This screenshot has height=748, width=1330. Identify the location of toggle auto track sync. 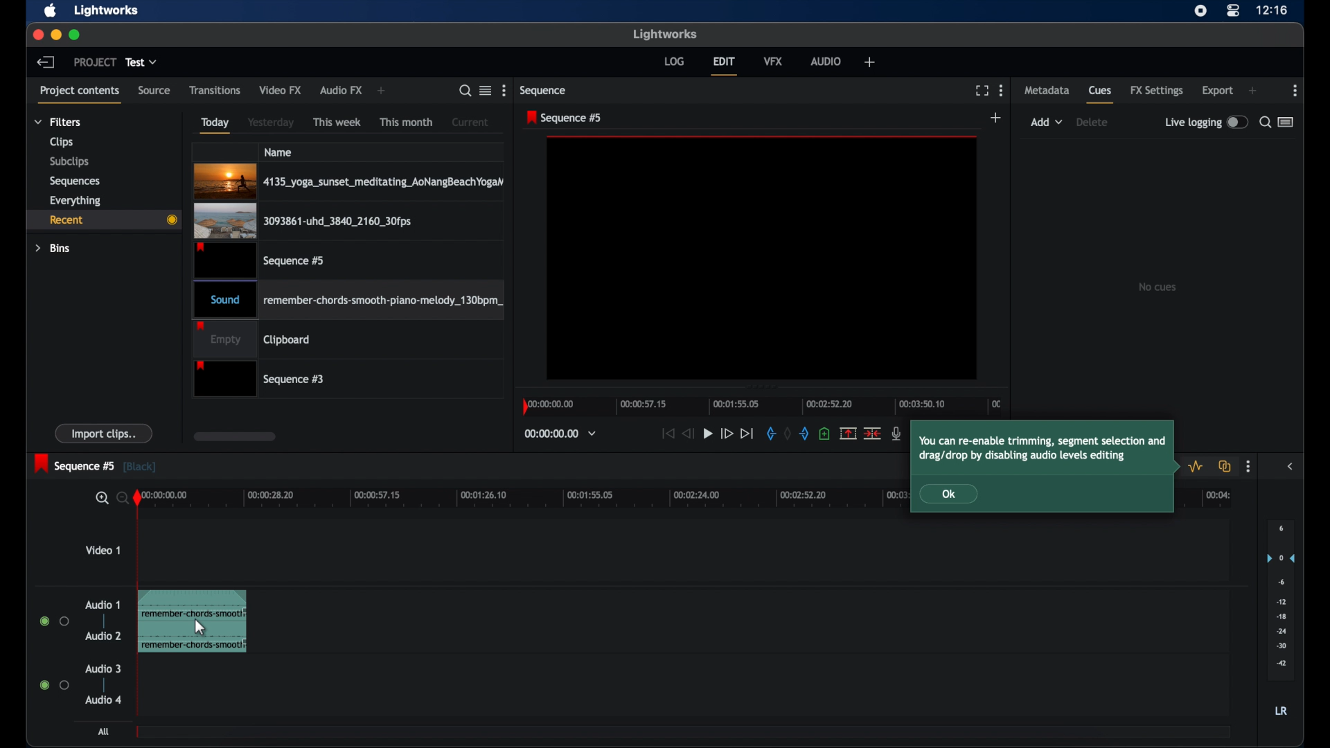
(1225, 466).